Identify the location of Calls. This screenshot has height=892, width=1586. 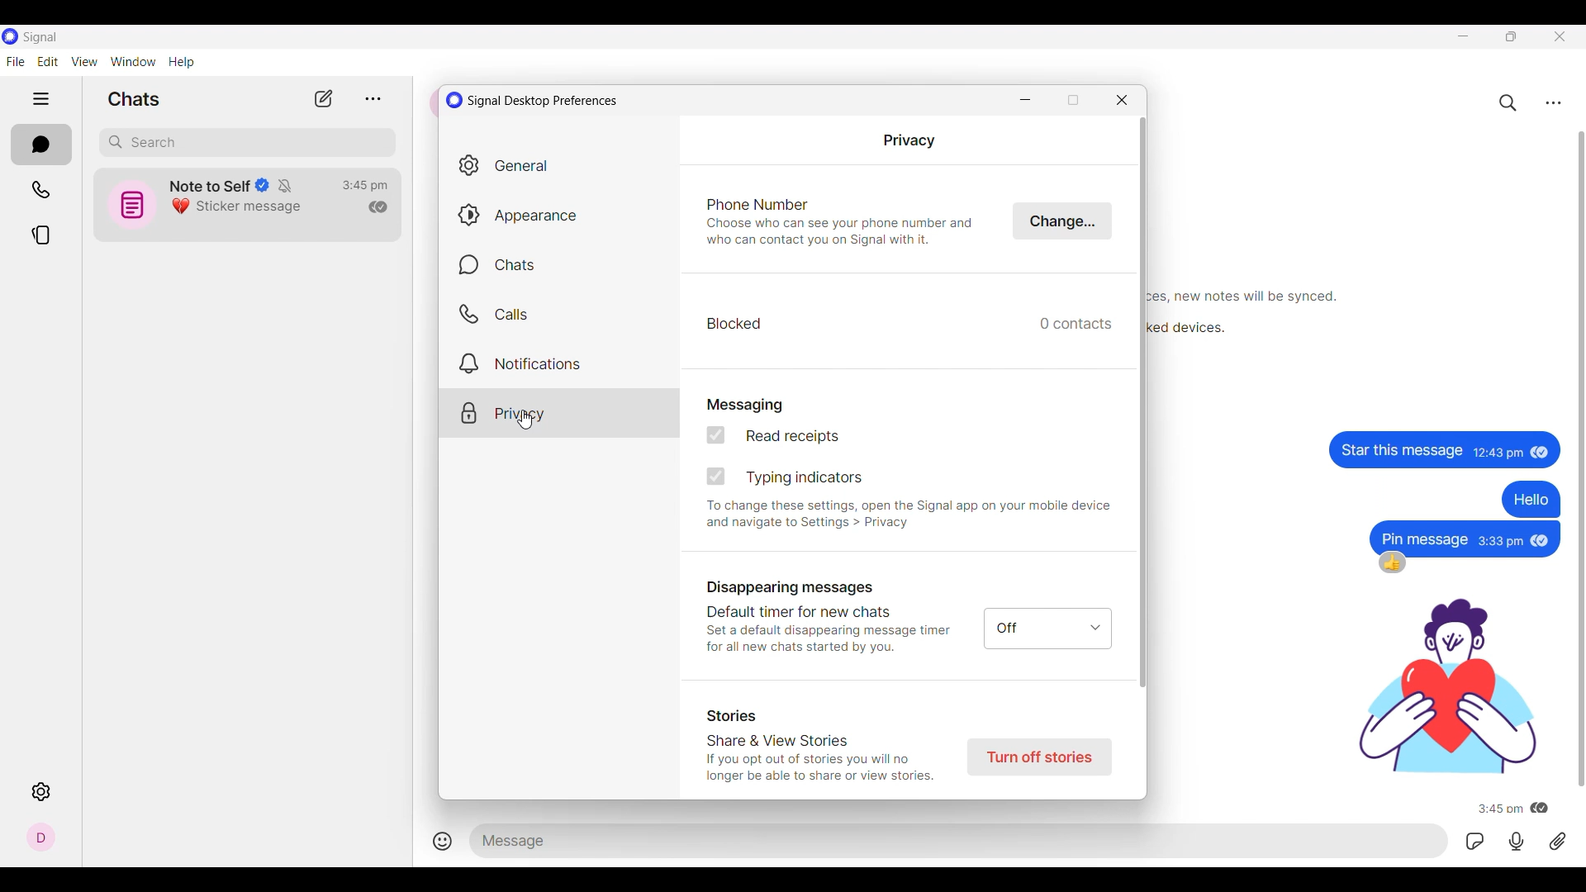
(40, 190).